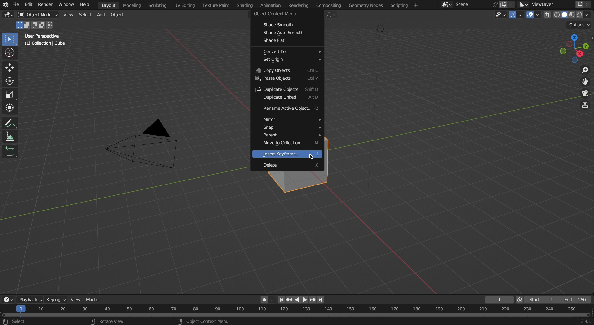 This screenshot has height=325, width=594. I want to click on select, so click(19, 321).